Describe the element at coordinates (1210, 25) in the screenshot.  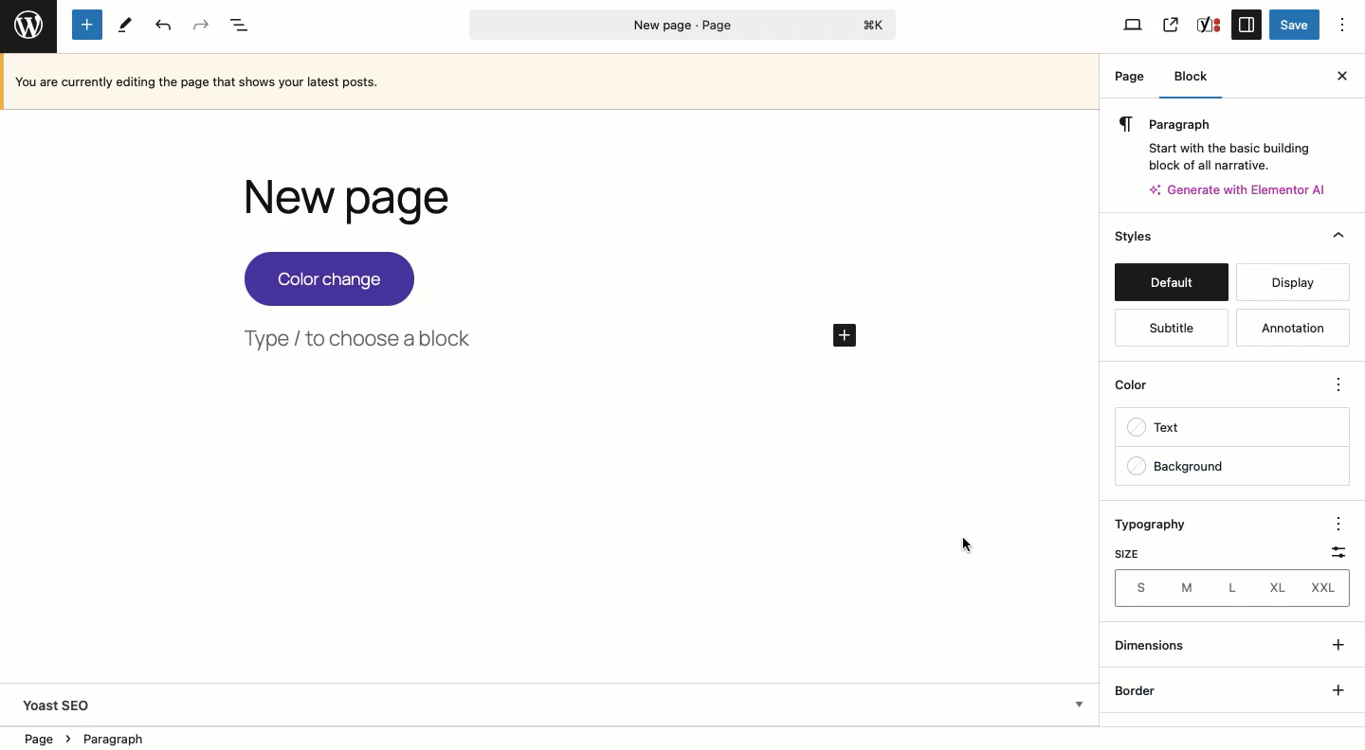
I see `SEO` at that location.